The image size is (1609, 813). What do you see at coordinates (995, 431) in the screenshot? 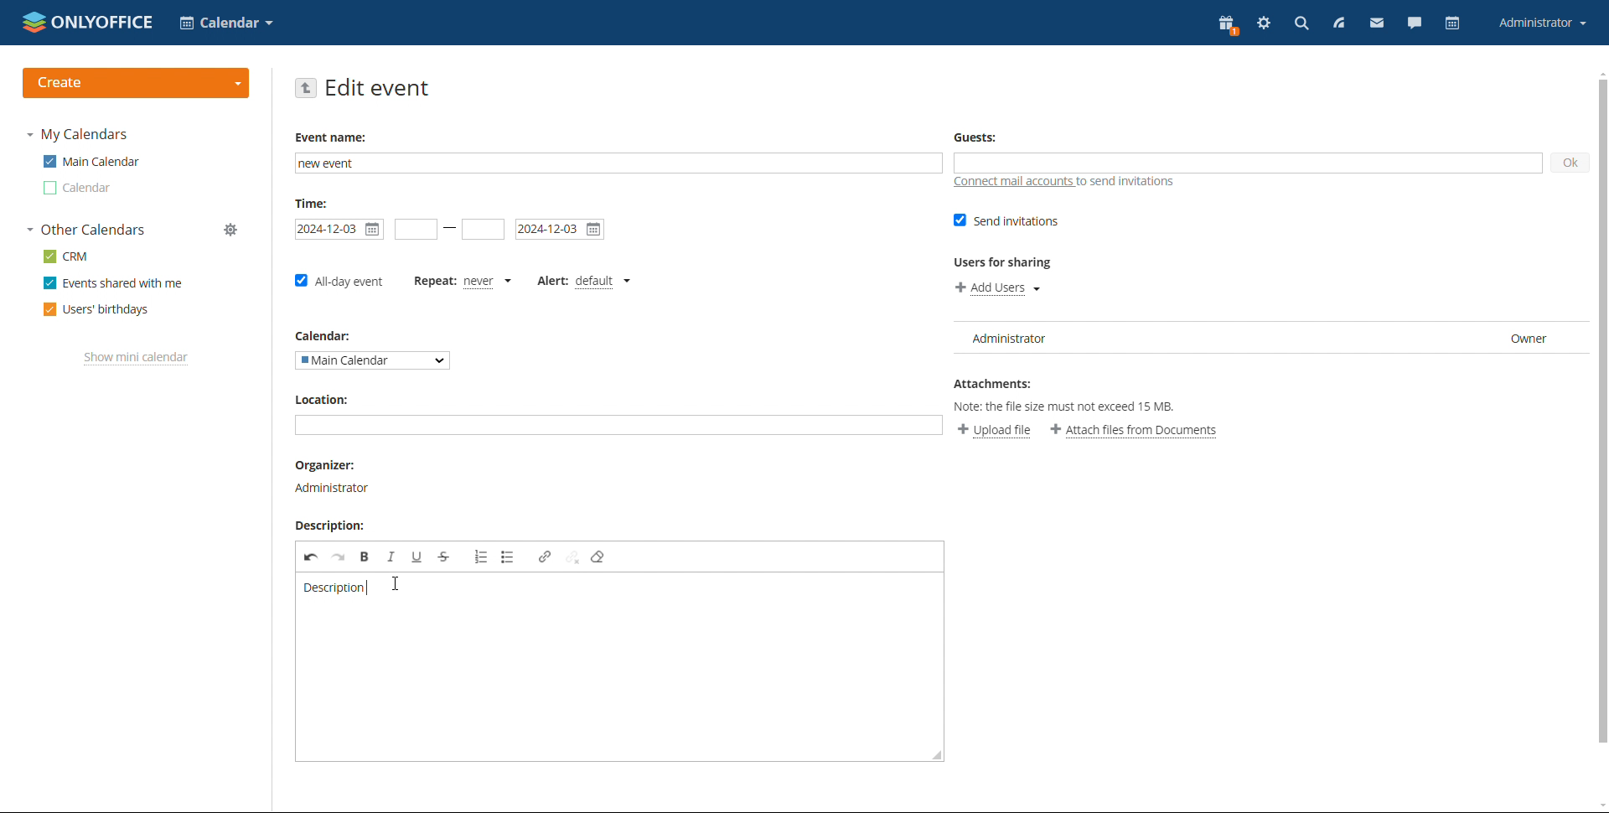
I see `upload file` at bounding box center [995, 431].